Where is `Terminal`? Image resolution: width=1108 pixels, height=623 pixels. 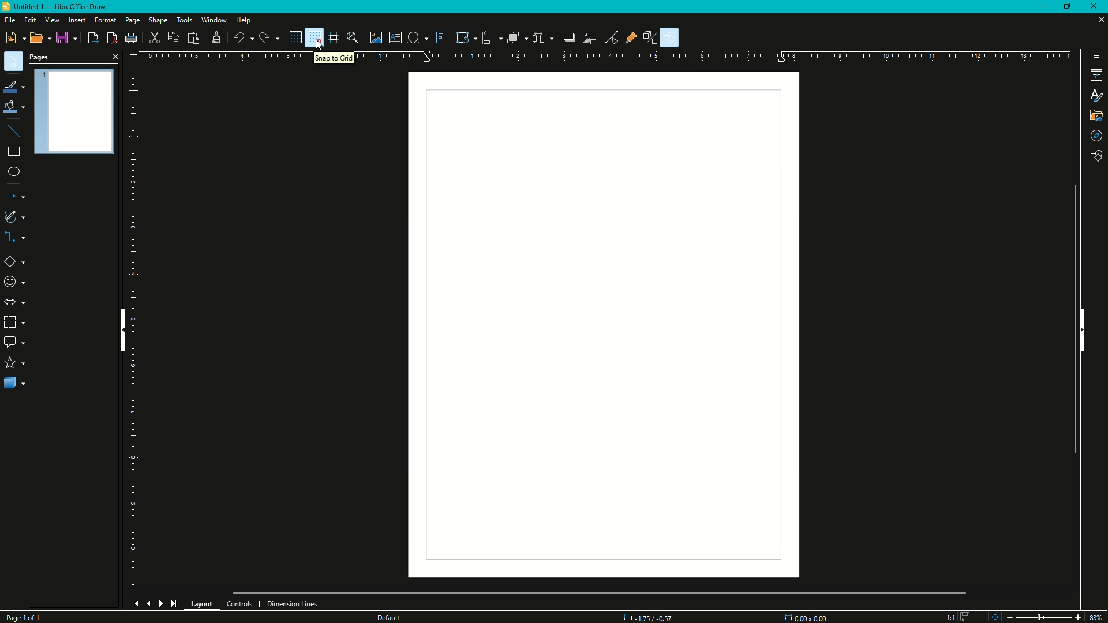
Terminal is located at coordinates (1093, 74).